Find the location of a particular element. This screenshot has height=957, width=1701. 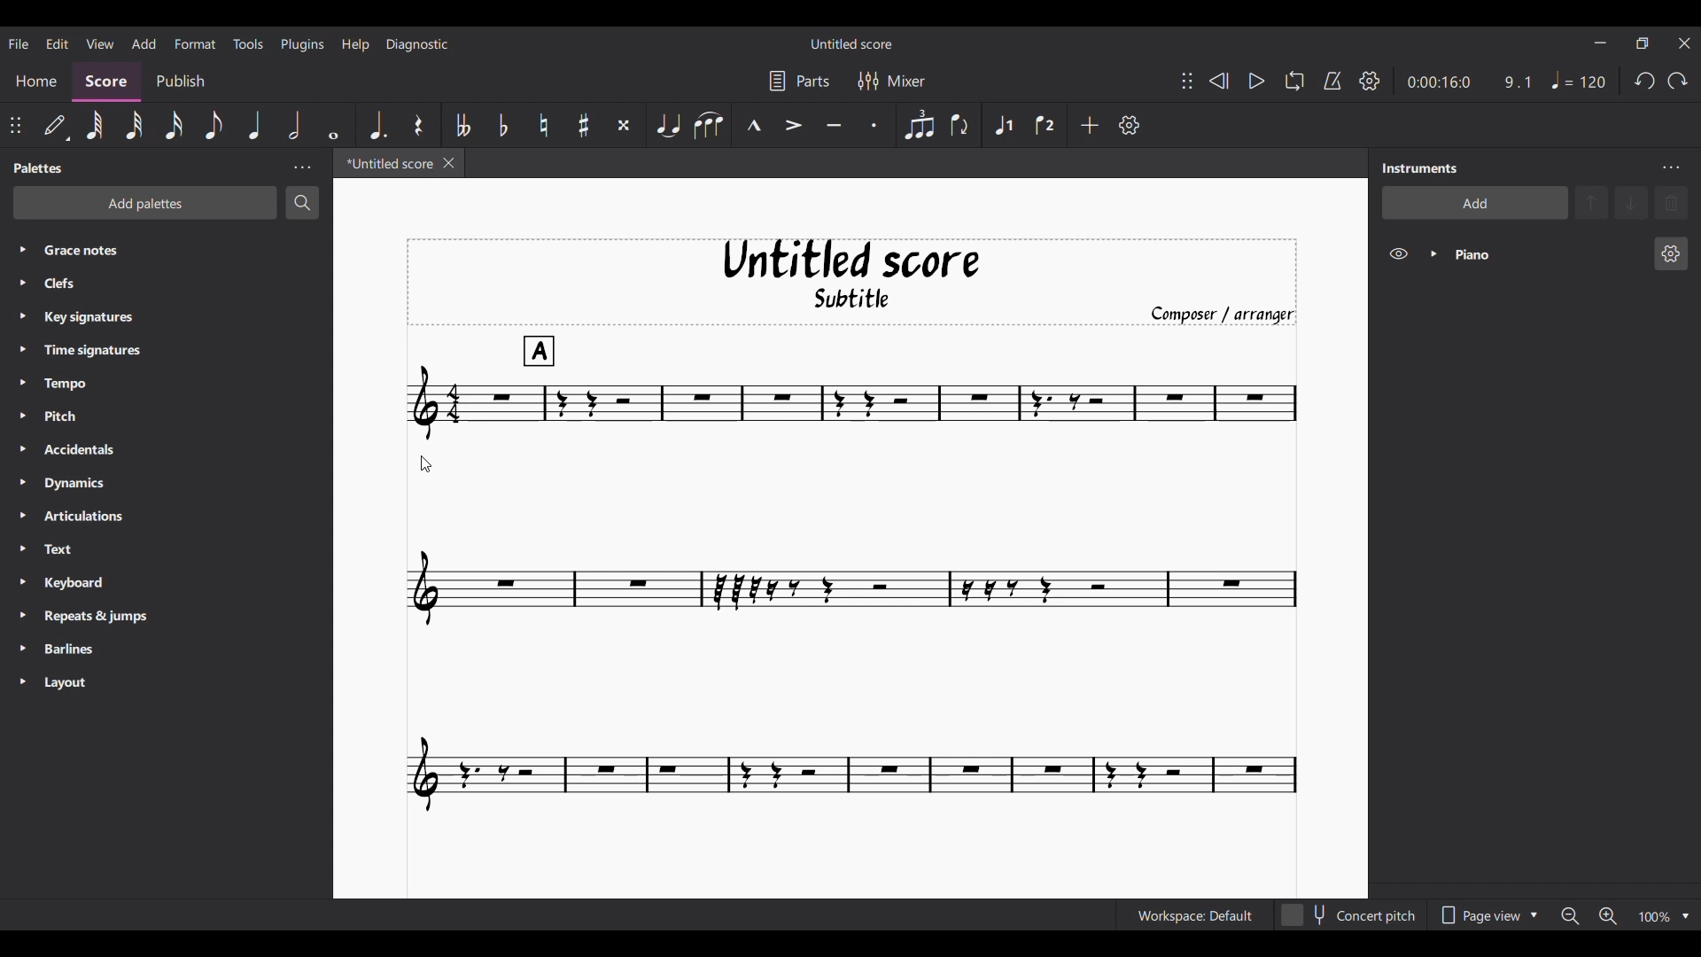

16th note is located at coordinates (174, 124).